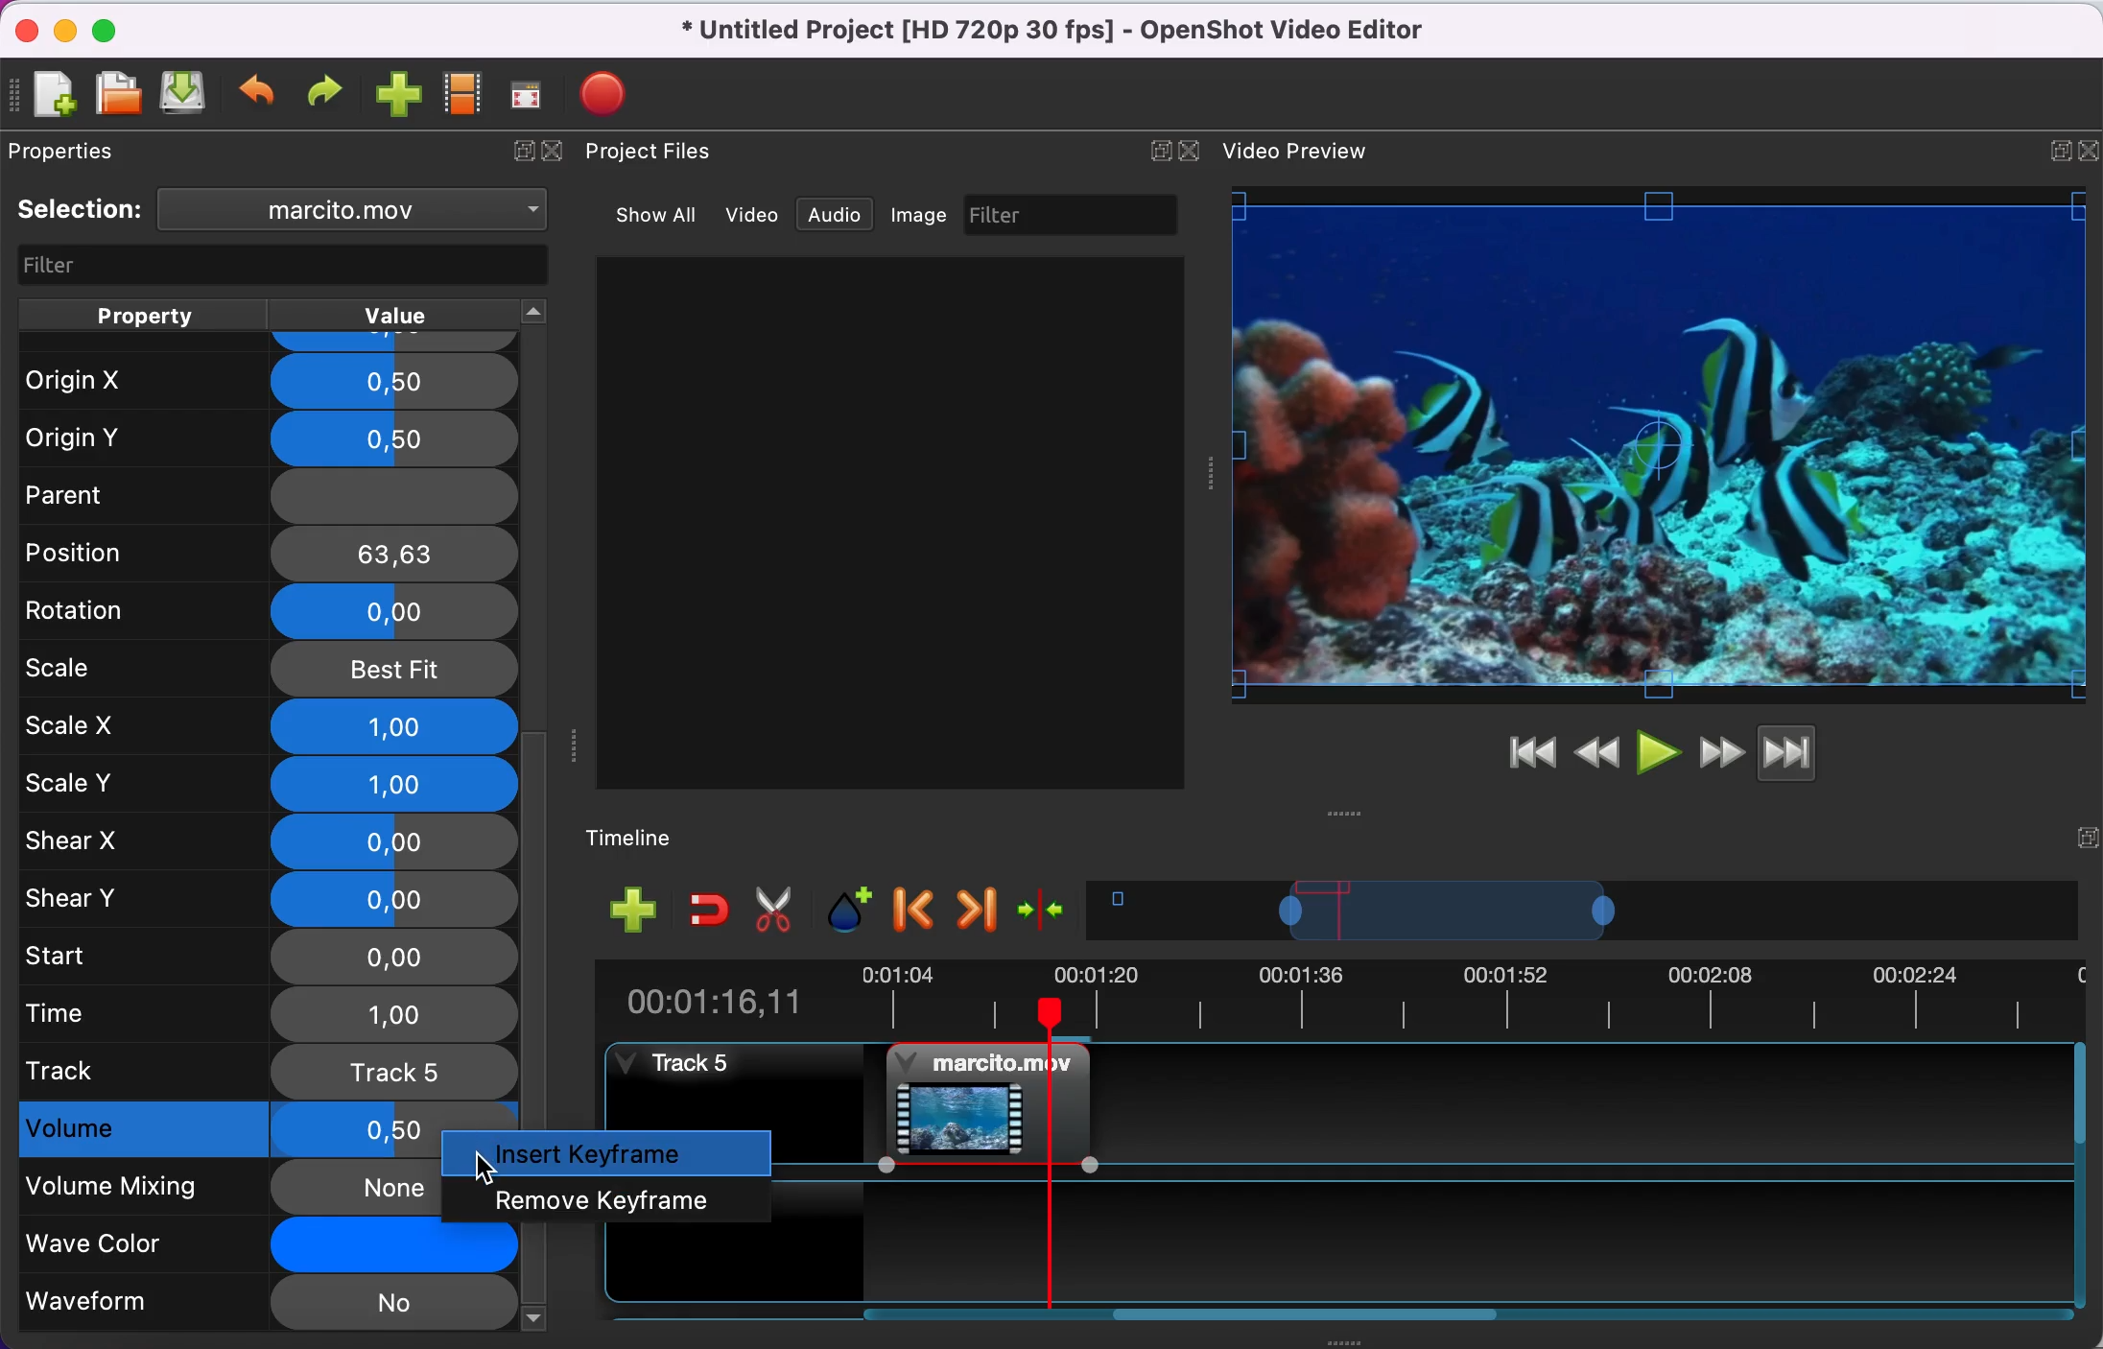 The image size is (2103, 1349). What do you see at coordinates (271, 669) in the screenshot?
I see `scale best fit` at bounding box center [271, 669].